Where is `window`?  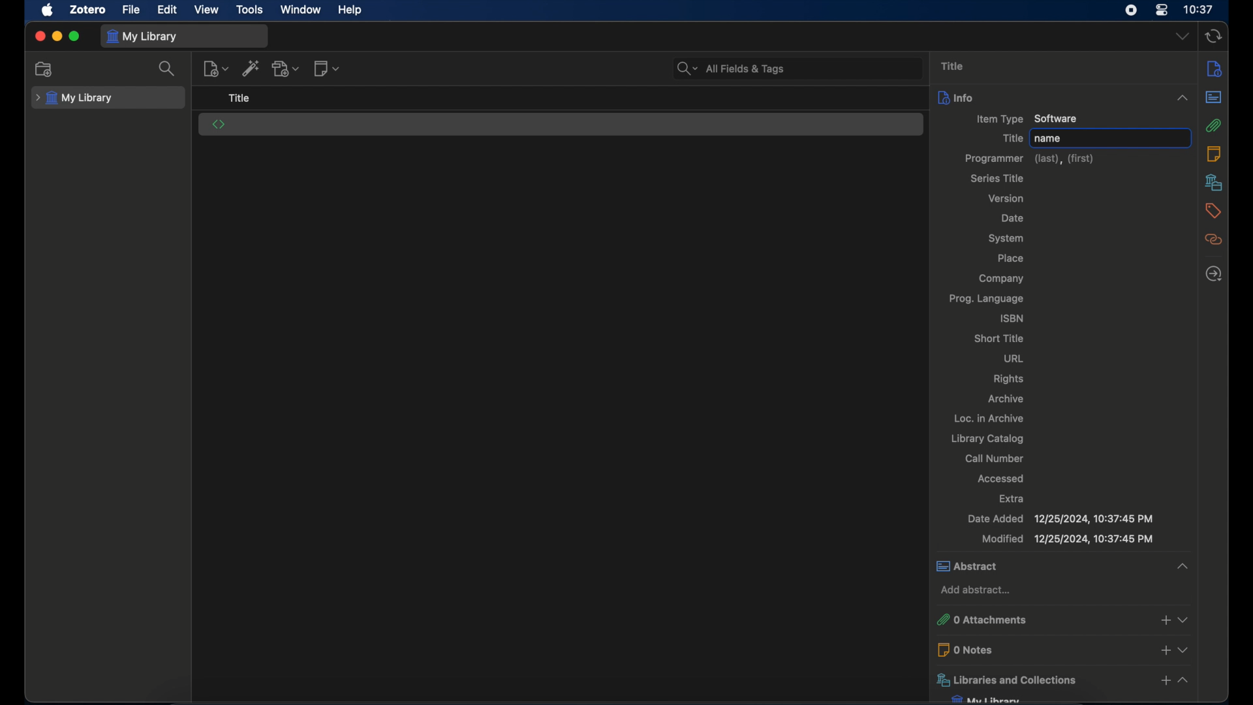
window is located at coordinates (300, 9).